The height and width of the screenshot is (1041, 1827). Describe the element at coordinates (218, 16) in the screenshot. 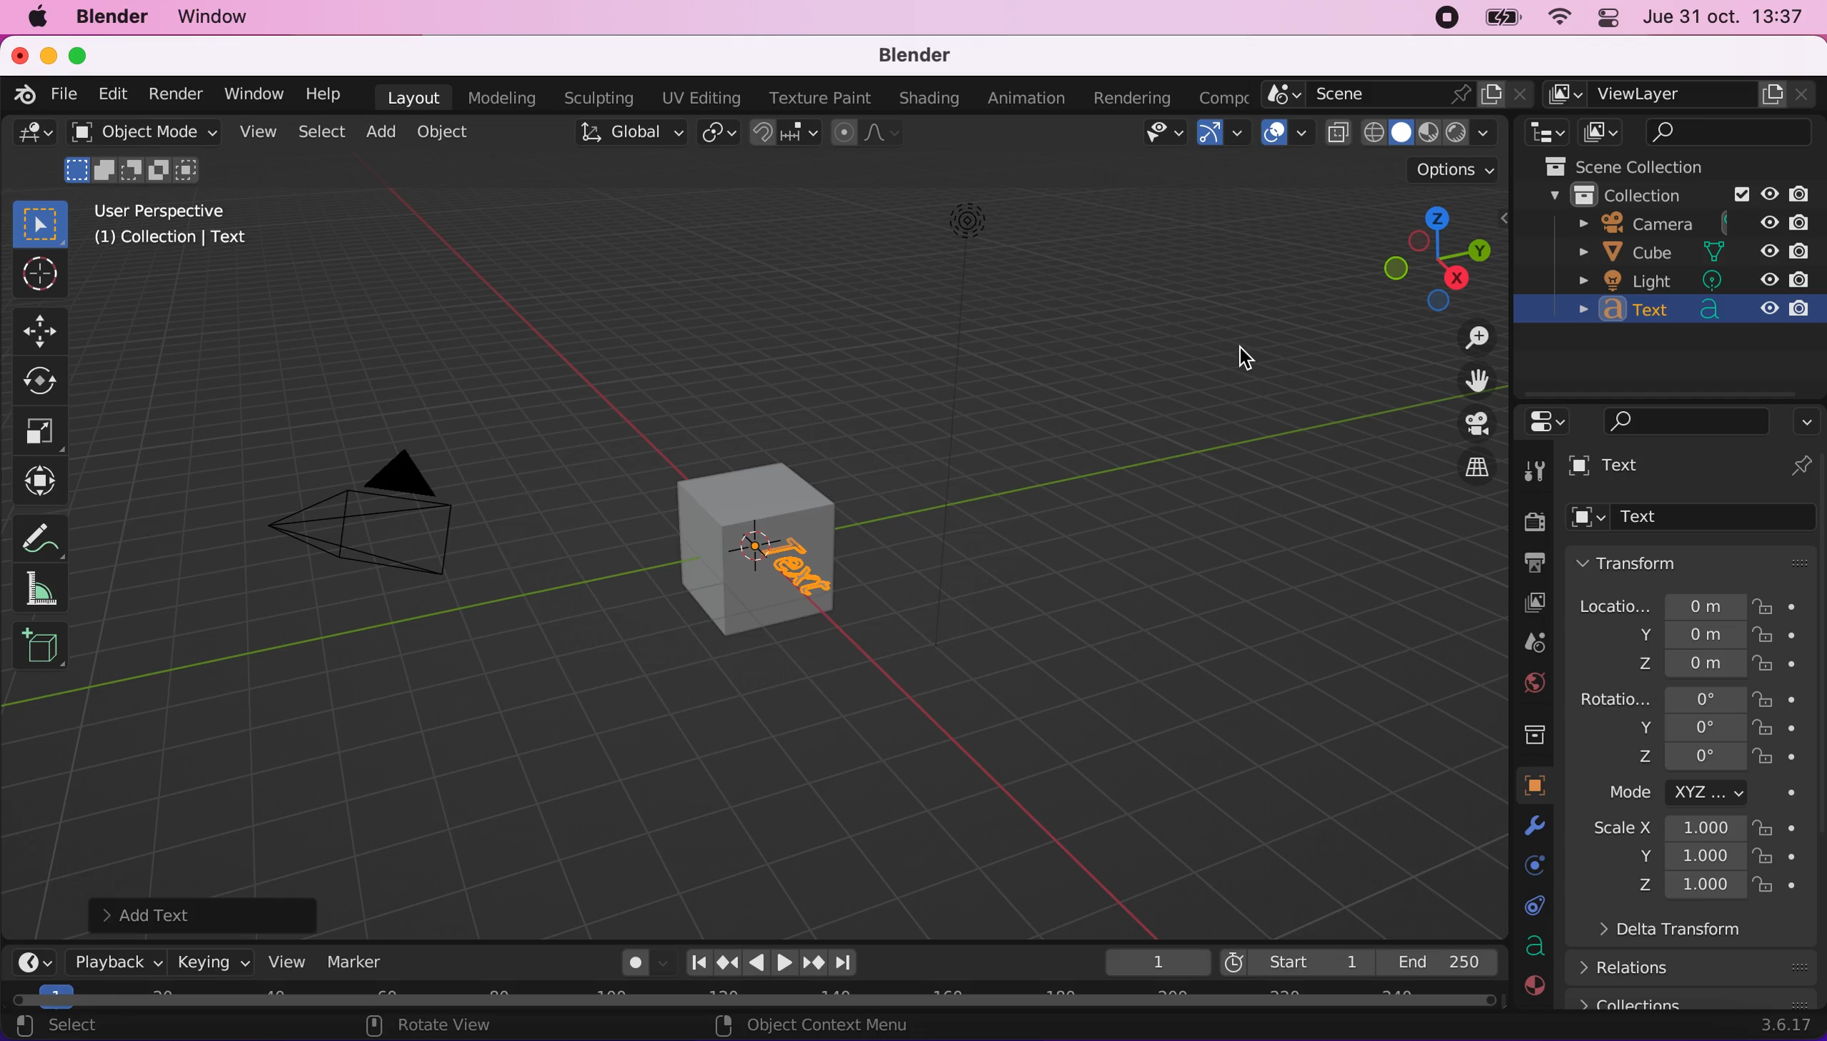

I see `window` at that location.